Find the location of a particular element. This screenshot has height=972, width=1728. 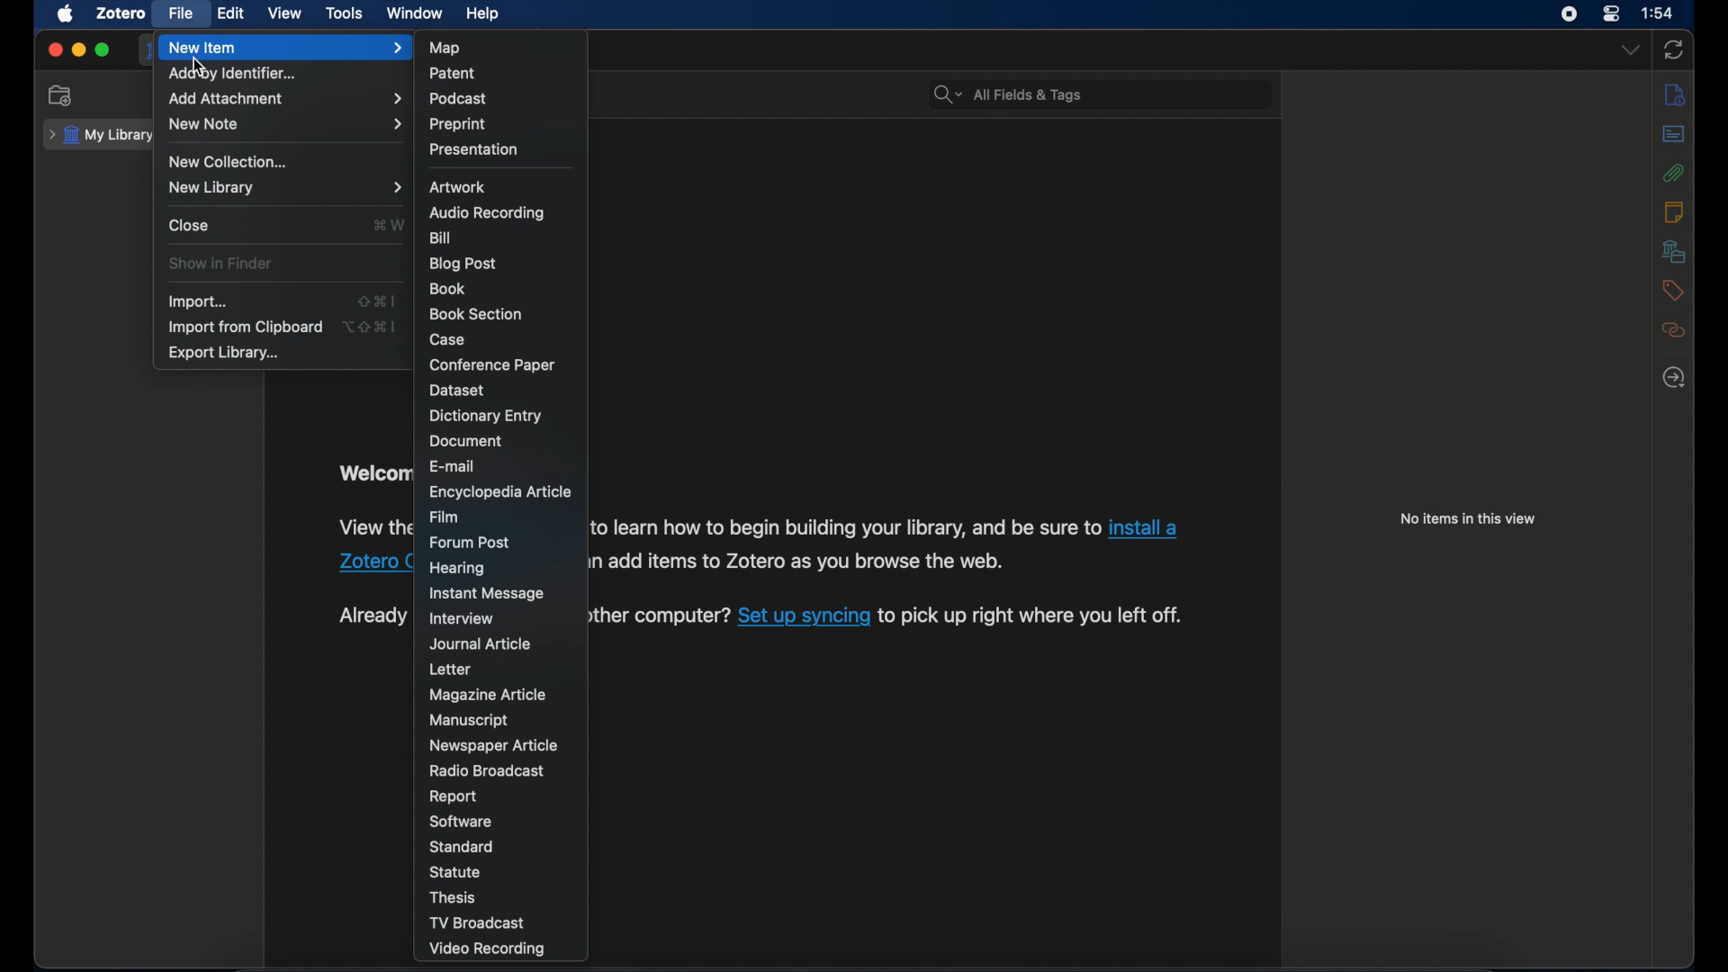

dropdown is located at coordinates (1629, 50).